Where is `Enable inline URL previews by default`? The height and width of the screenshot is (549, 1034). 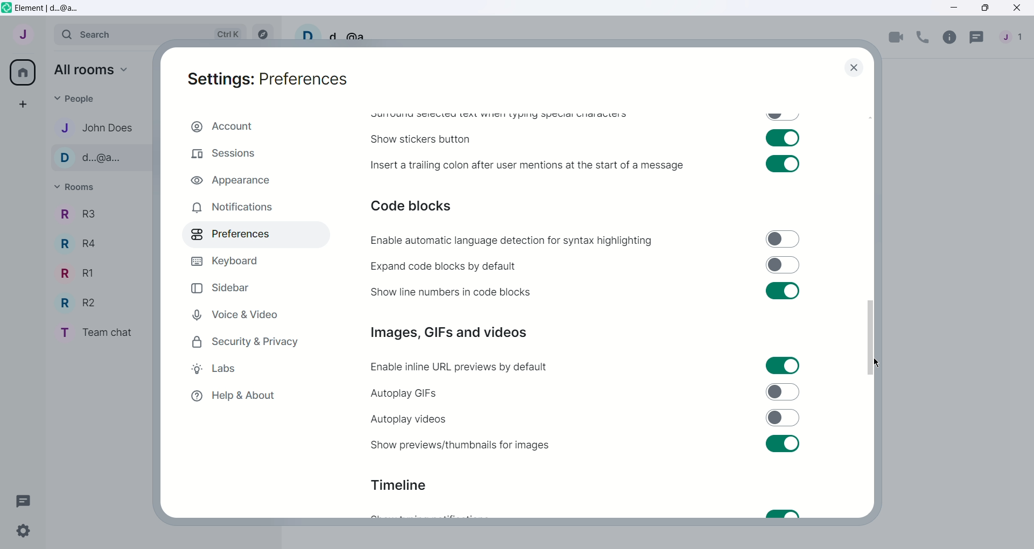 Enable inline URL previews by default is located at coordinates (460, 367).